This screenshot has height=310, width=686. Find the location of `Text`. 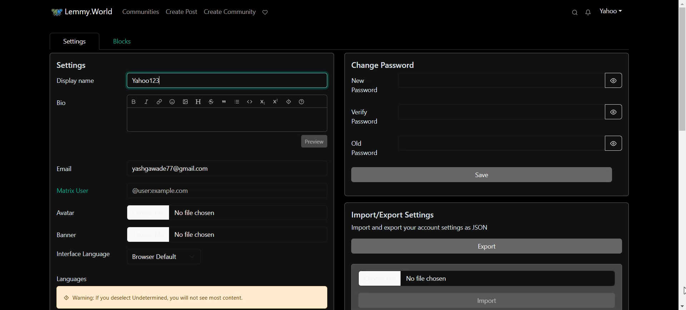

Text is located at coordinates (148, 81).